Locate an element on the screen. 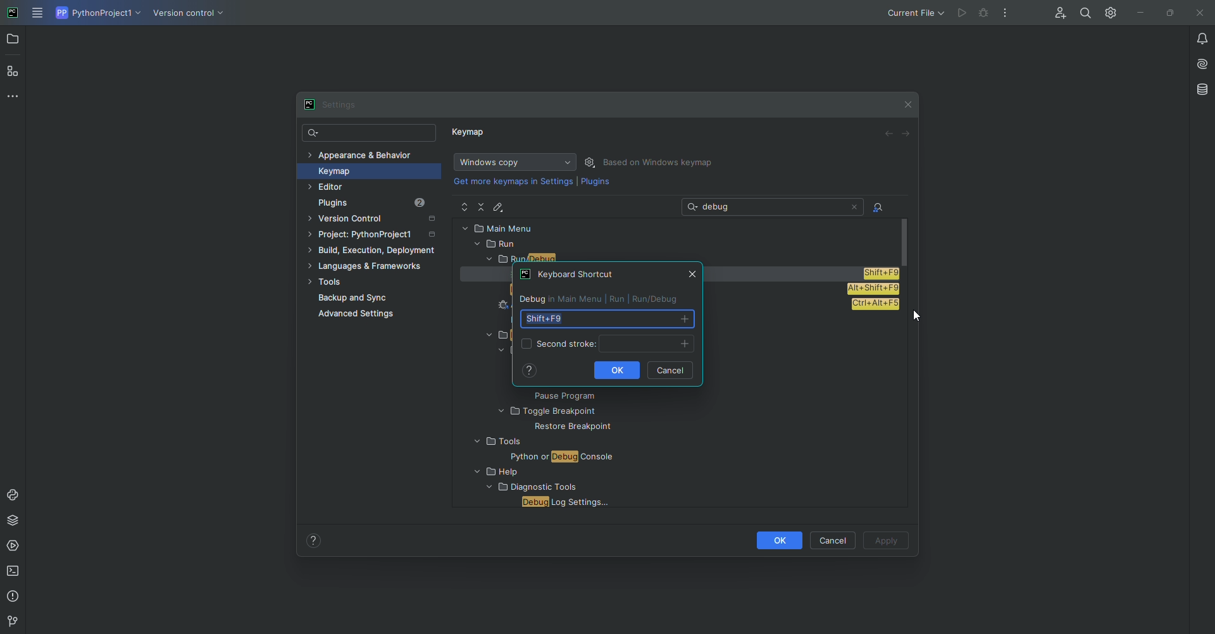  Windows Copy is located at coordinates (513, 162).